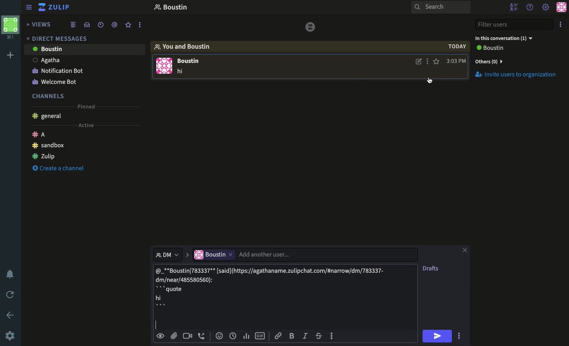 Image resolution: width=569 pixels, height=346 pixels. I want to click on Options, so click(459, 335).